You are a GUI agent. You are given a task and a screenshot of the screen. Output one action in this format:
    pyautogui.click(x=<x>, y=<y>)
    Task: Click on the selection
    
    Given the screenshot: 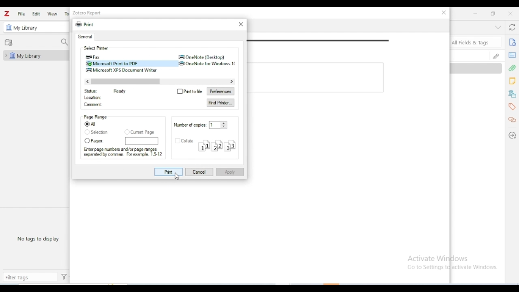 What is the action you would take?
    pyautogui.click(x=100, y=132)
    